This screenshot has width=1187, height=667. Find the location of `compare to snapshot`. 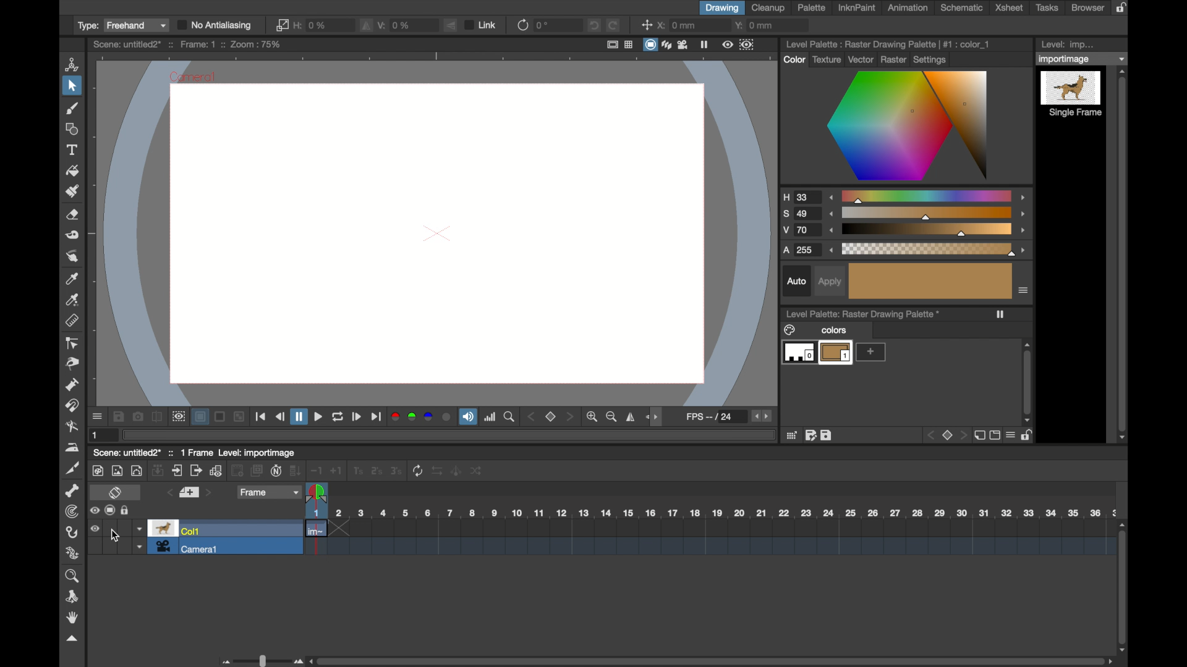

compare to snapshot is located at coordinates (157, 416).